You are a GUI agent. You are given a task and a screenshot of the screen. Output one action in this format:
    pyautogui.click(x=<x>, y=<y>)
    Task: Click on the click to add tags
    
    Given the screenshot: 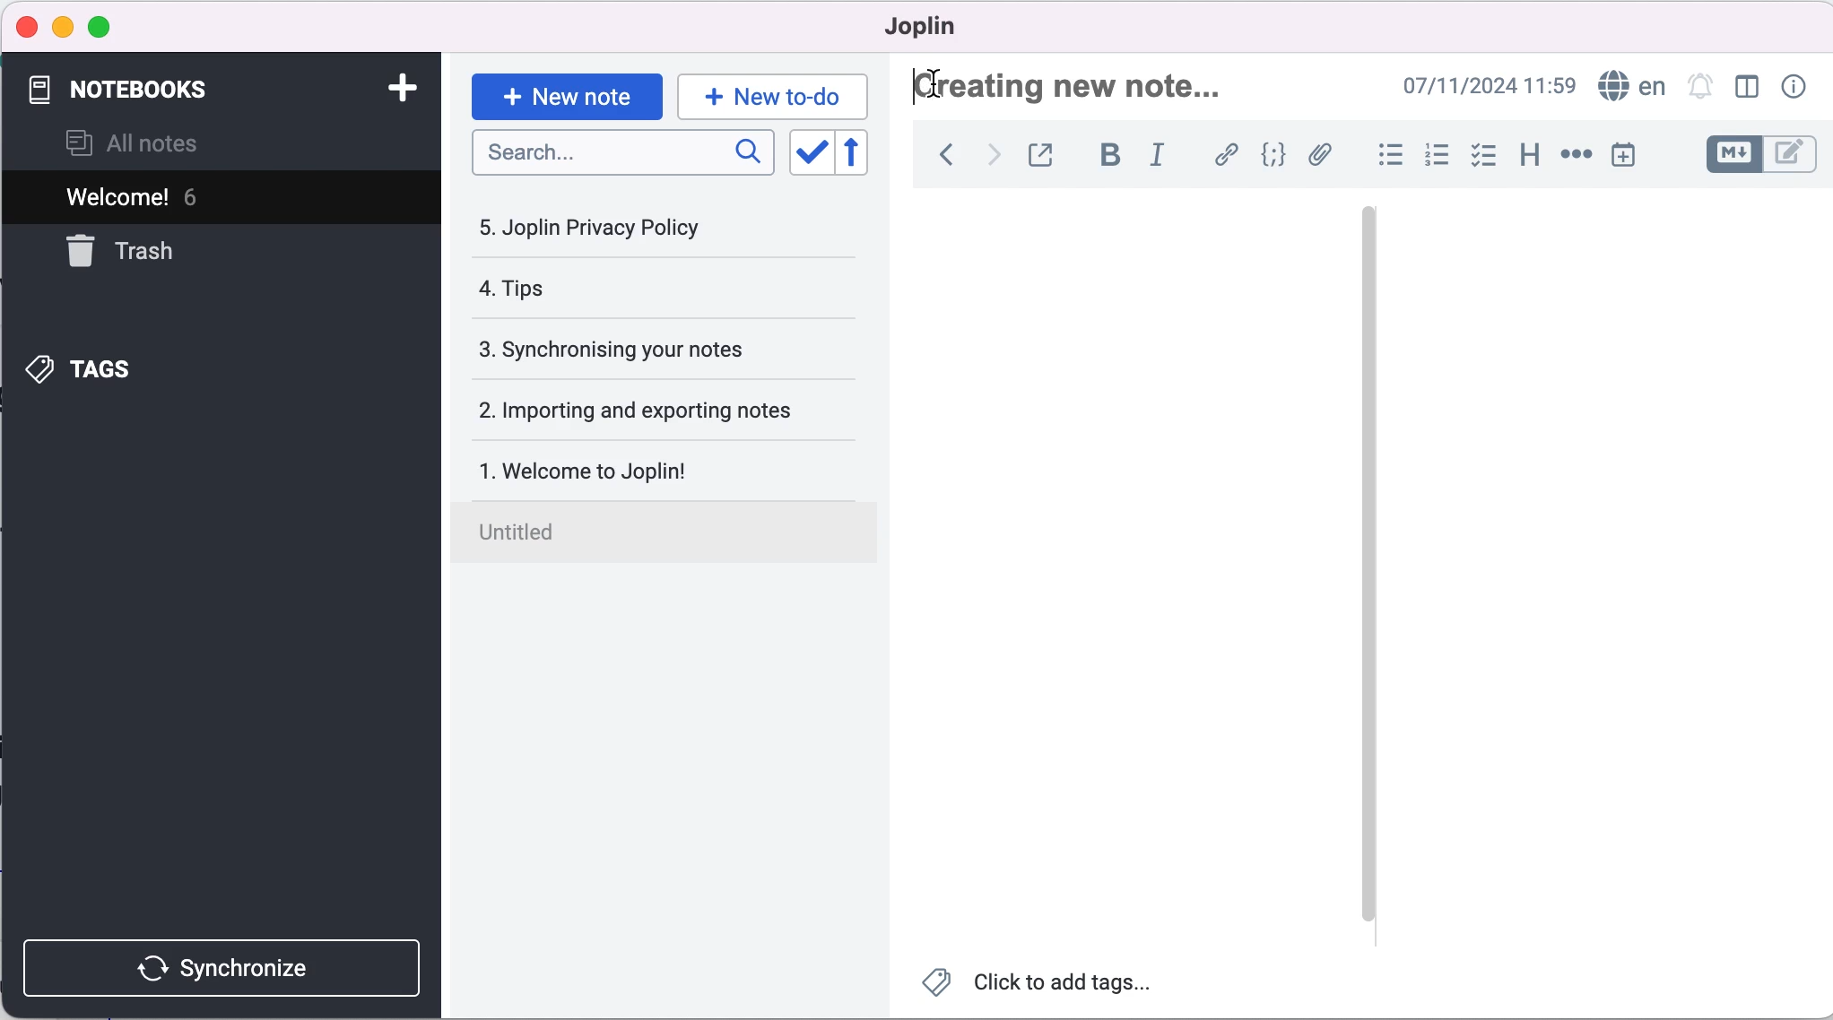 What is the action you would take?
    pyautogui.click(x=1049, y=983)
    